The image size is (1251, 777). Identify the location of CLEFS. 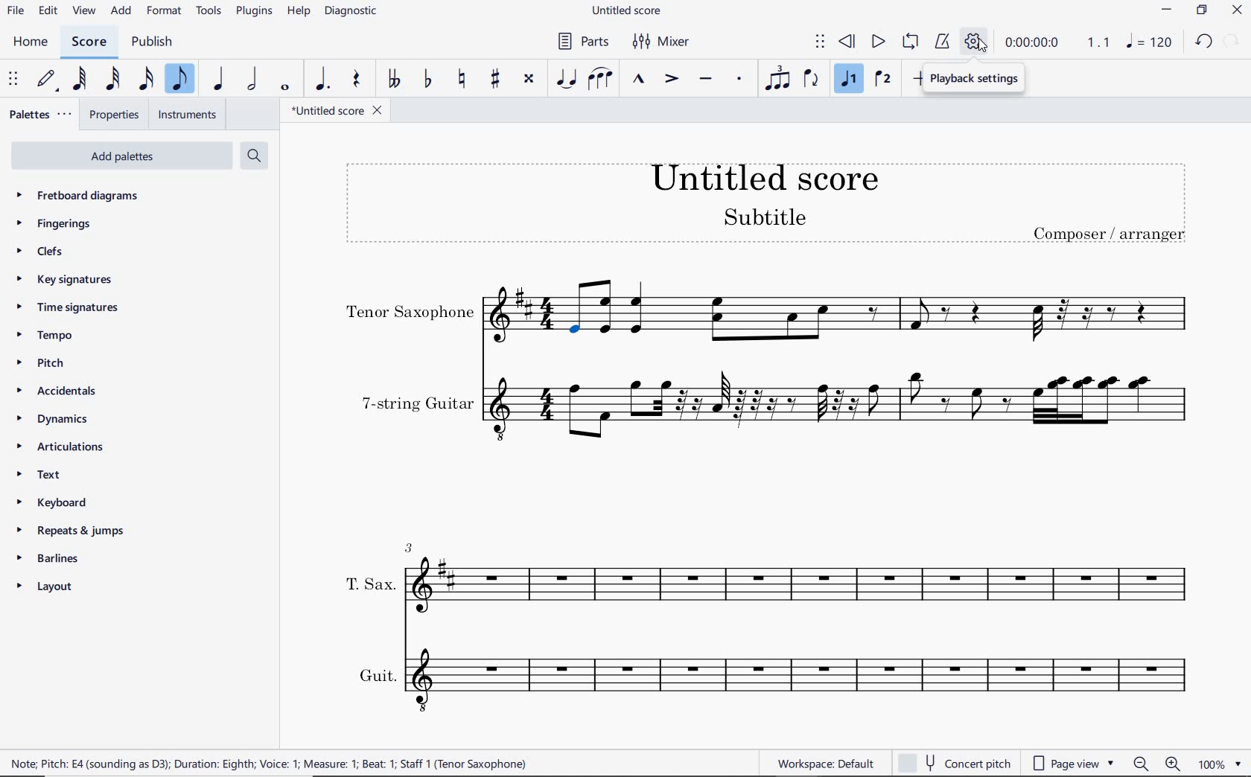
(47, 252).